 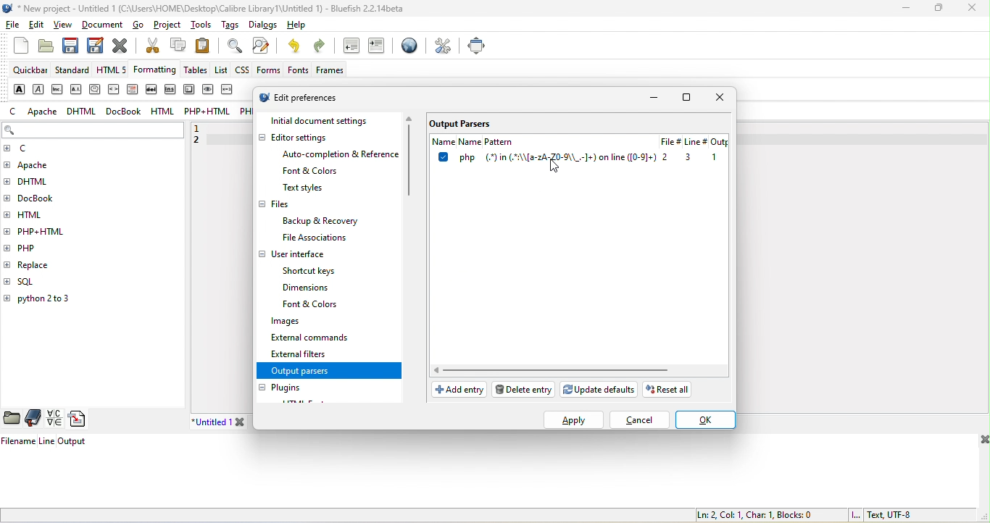 I want to click on maximize, so click(x=939, y=9).